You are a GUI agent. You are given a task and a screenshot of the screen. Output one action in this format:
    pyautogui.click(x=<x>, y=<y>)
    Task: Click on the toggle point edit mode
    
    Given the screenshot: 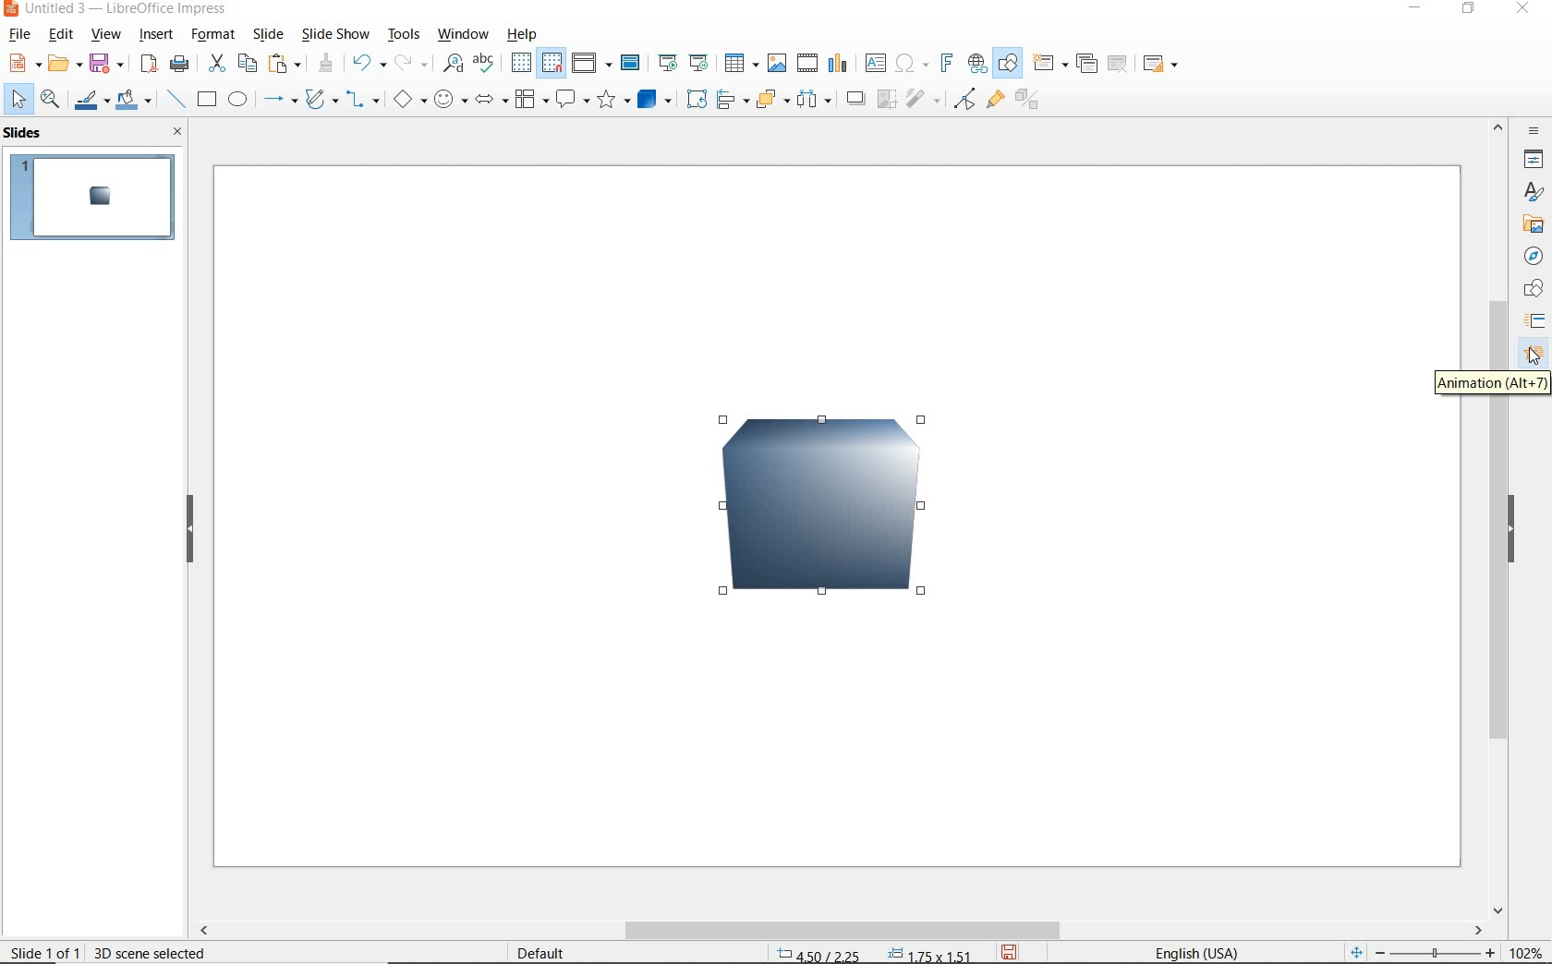 What is the action you would take?
    pyautogui.click(x=965, y=97)
    